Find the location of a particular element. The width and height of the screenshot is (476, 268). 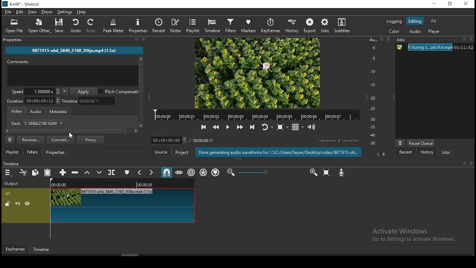

peak meter is located at coordinates (114, 25).